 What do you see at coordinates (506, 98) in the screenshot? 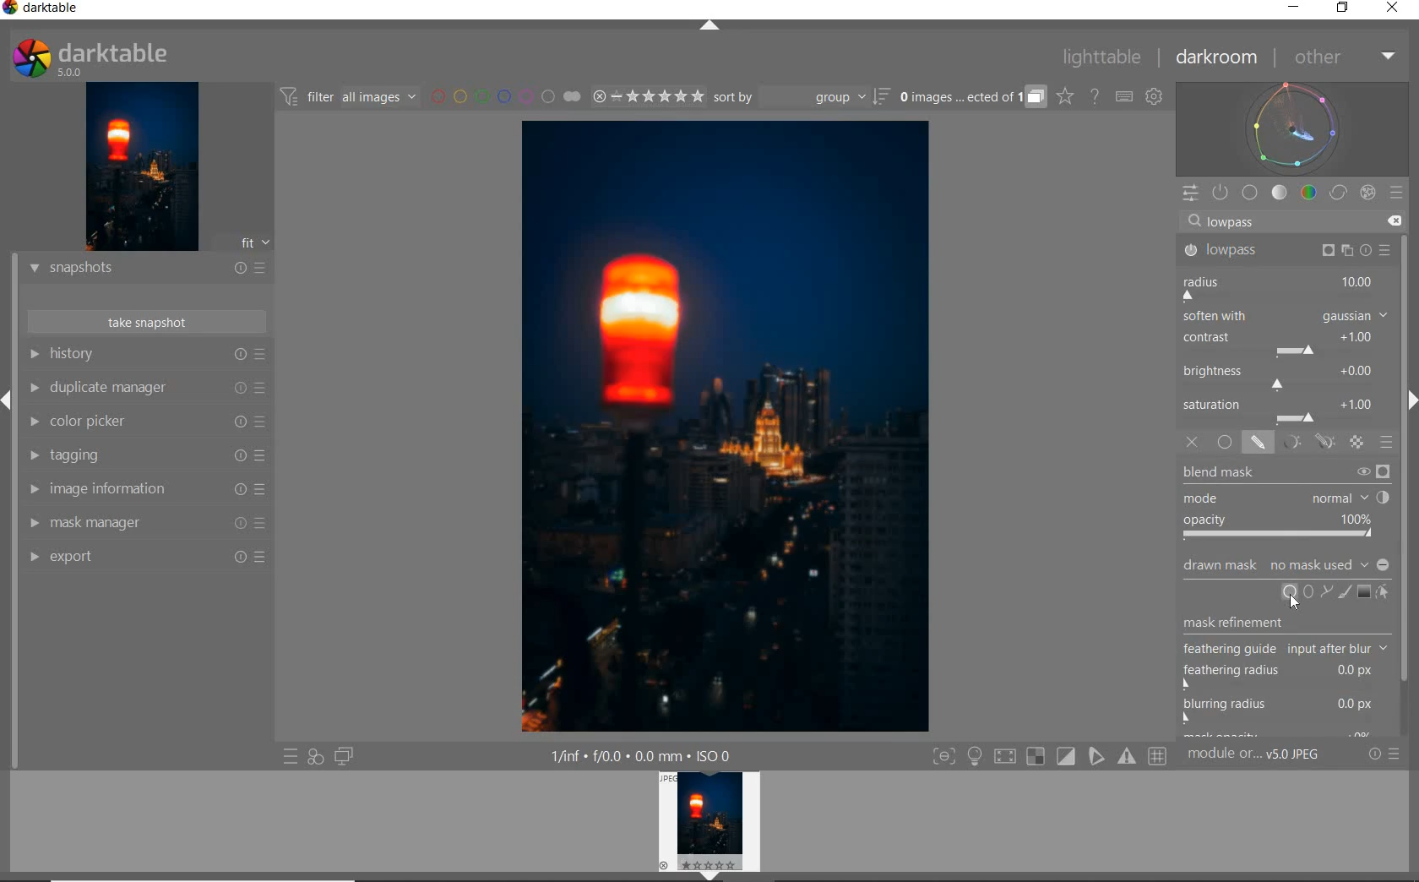
I see `FILTER BY IMAGE COLOR LABEL` at bounding box center [506, 98].